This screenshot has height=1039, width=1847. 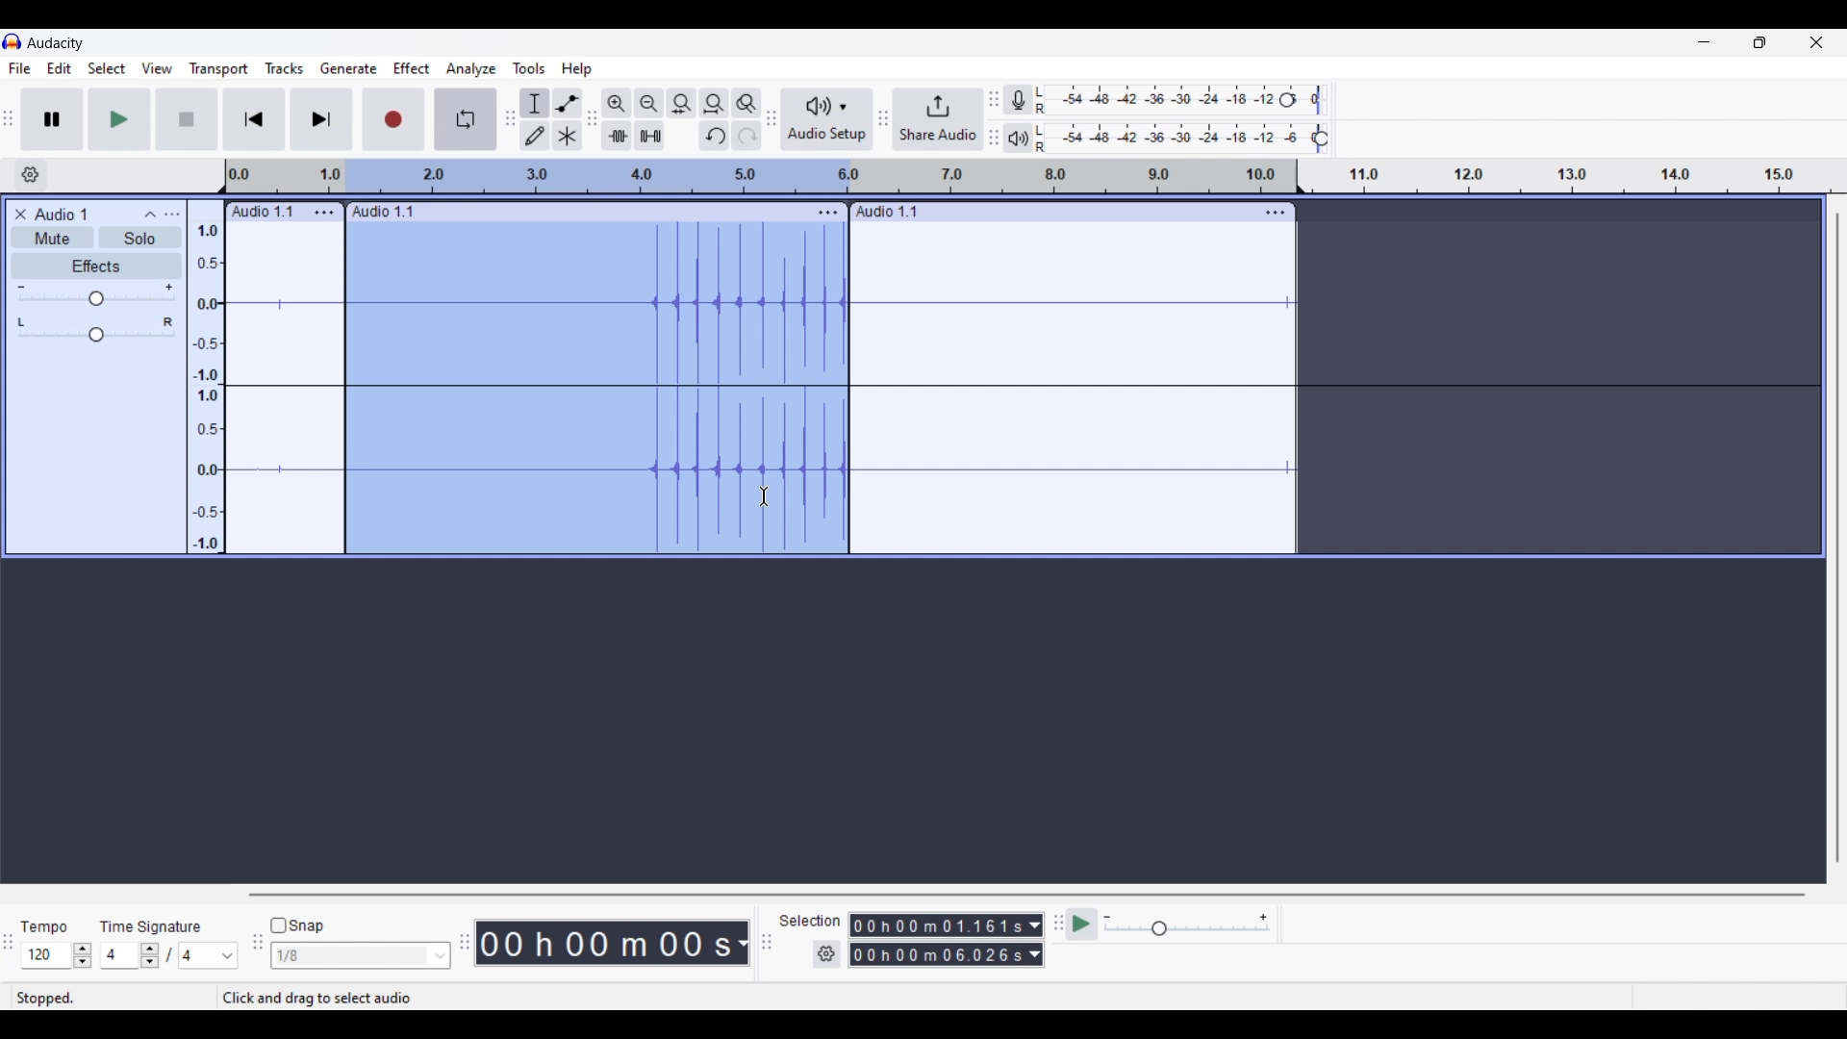 I want to click on Selected portion of audio has been reversed, so click(x=597, y=389).